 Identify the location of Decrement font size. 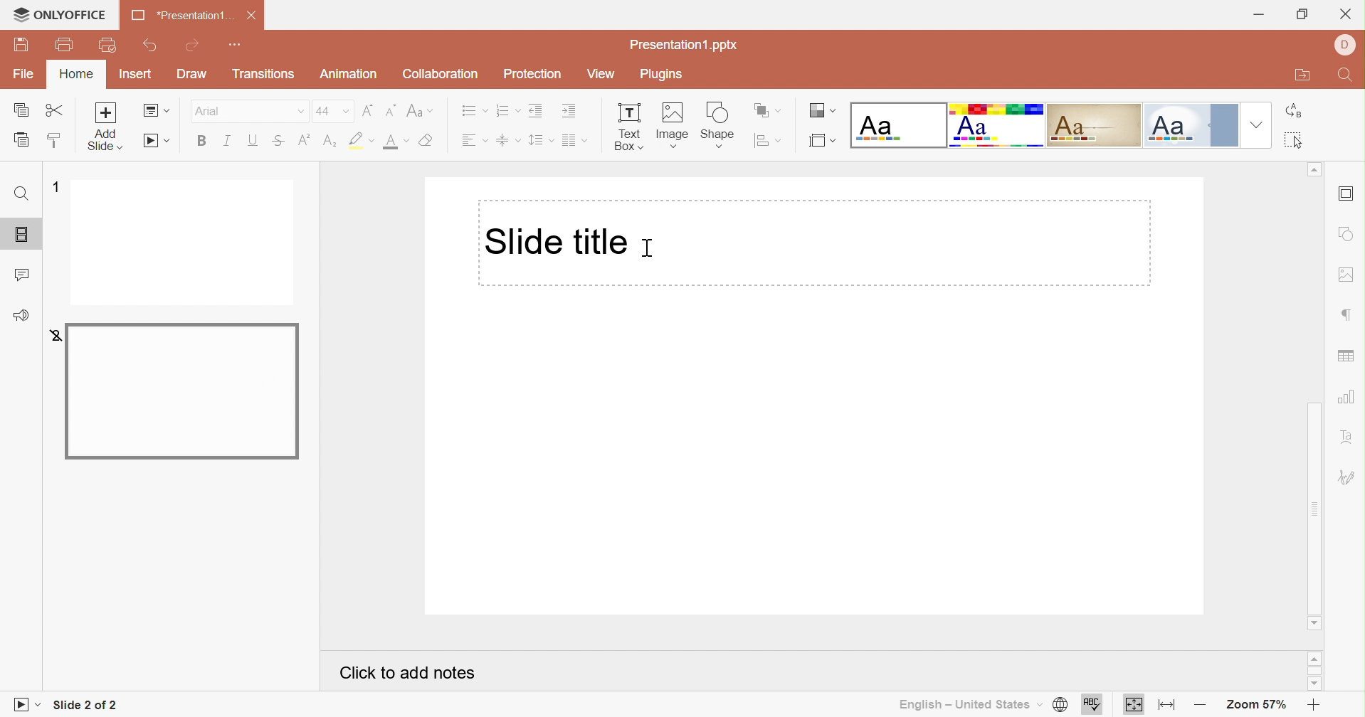
(390, 110).